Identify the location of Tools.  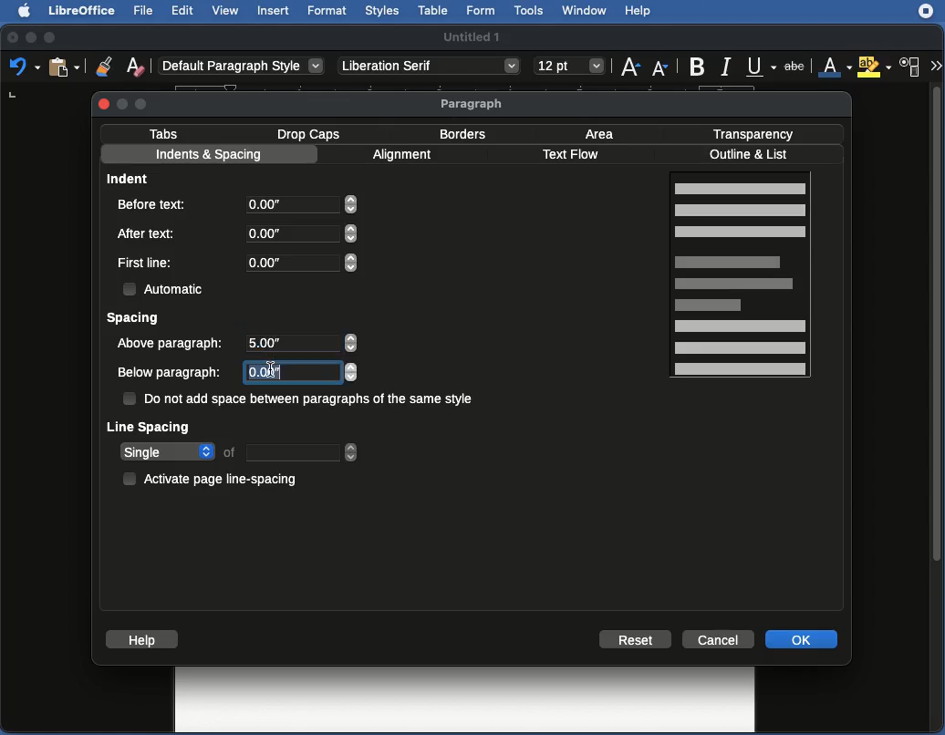
(530, 11).